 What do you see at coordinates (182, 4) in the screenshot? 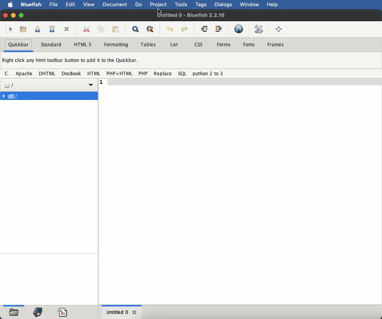
I see `tools` at bounding box center [182, 4].